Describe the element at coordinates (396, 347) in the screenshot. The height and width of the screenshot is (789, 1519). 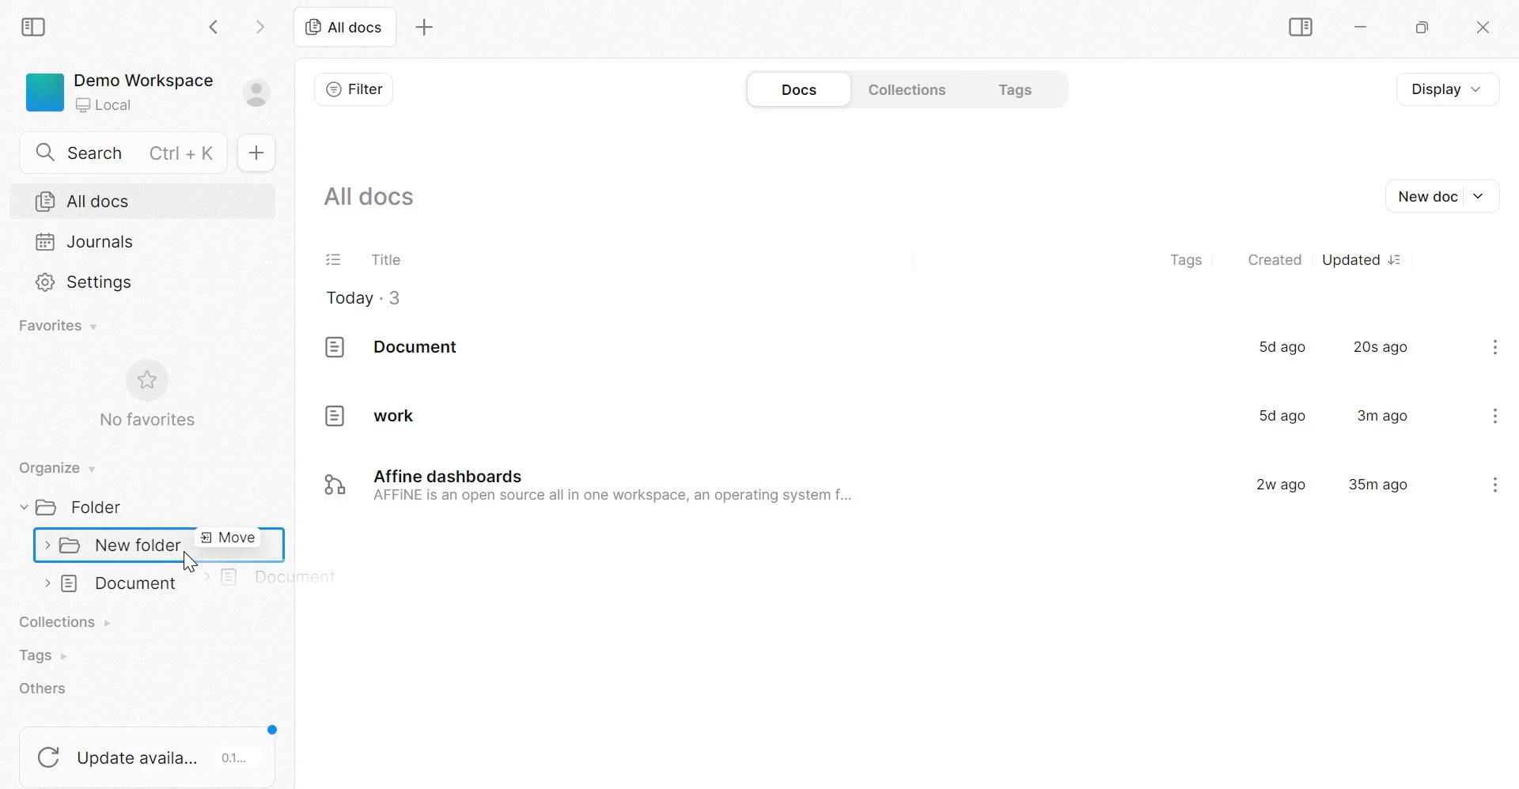
I see `document` at that location.